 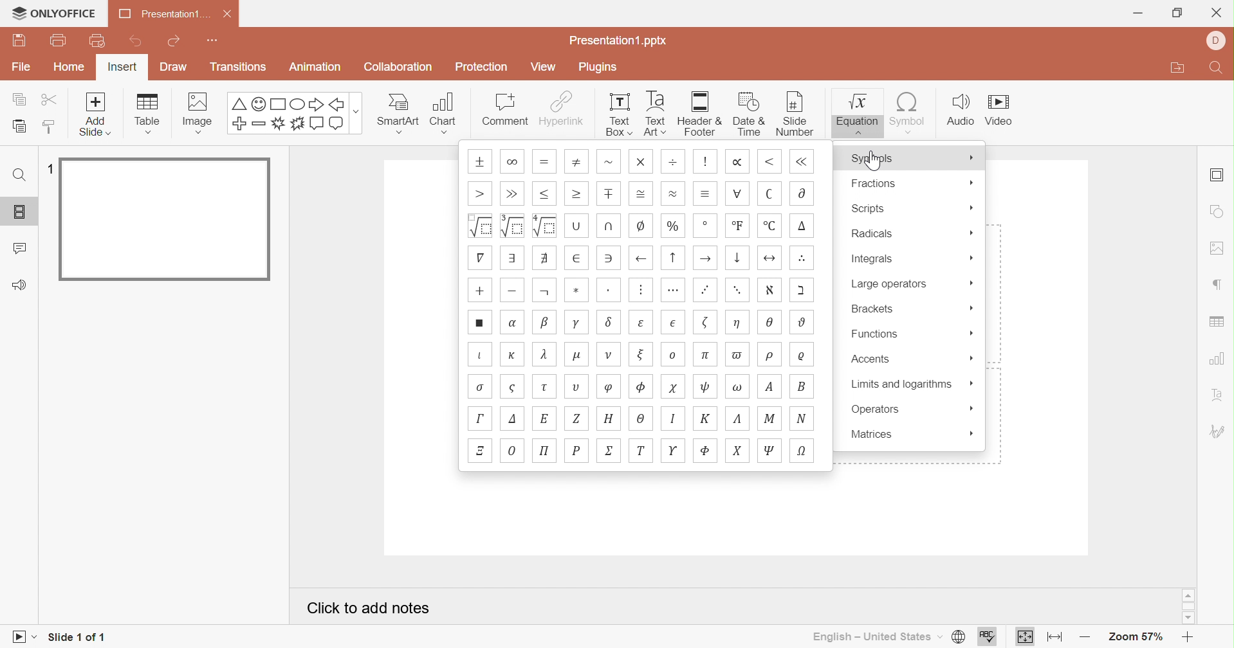 I want to click on Signature settings, so click(x=1216, y=431).